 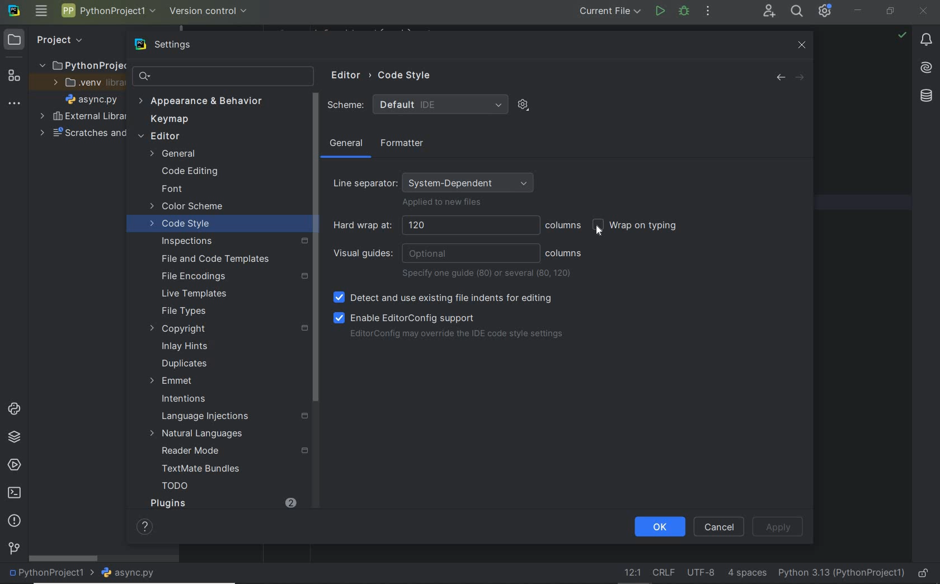 I want to click on specify one guide or several, so click(x=488, y=274).